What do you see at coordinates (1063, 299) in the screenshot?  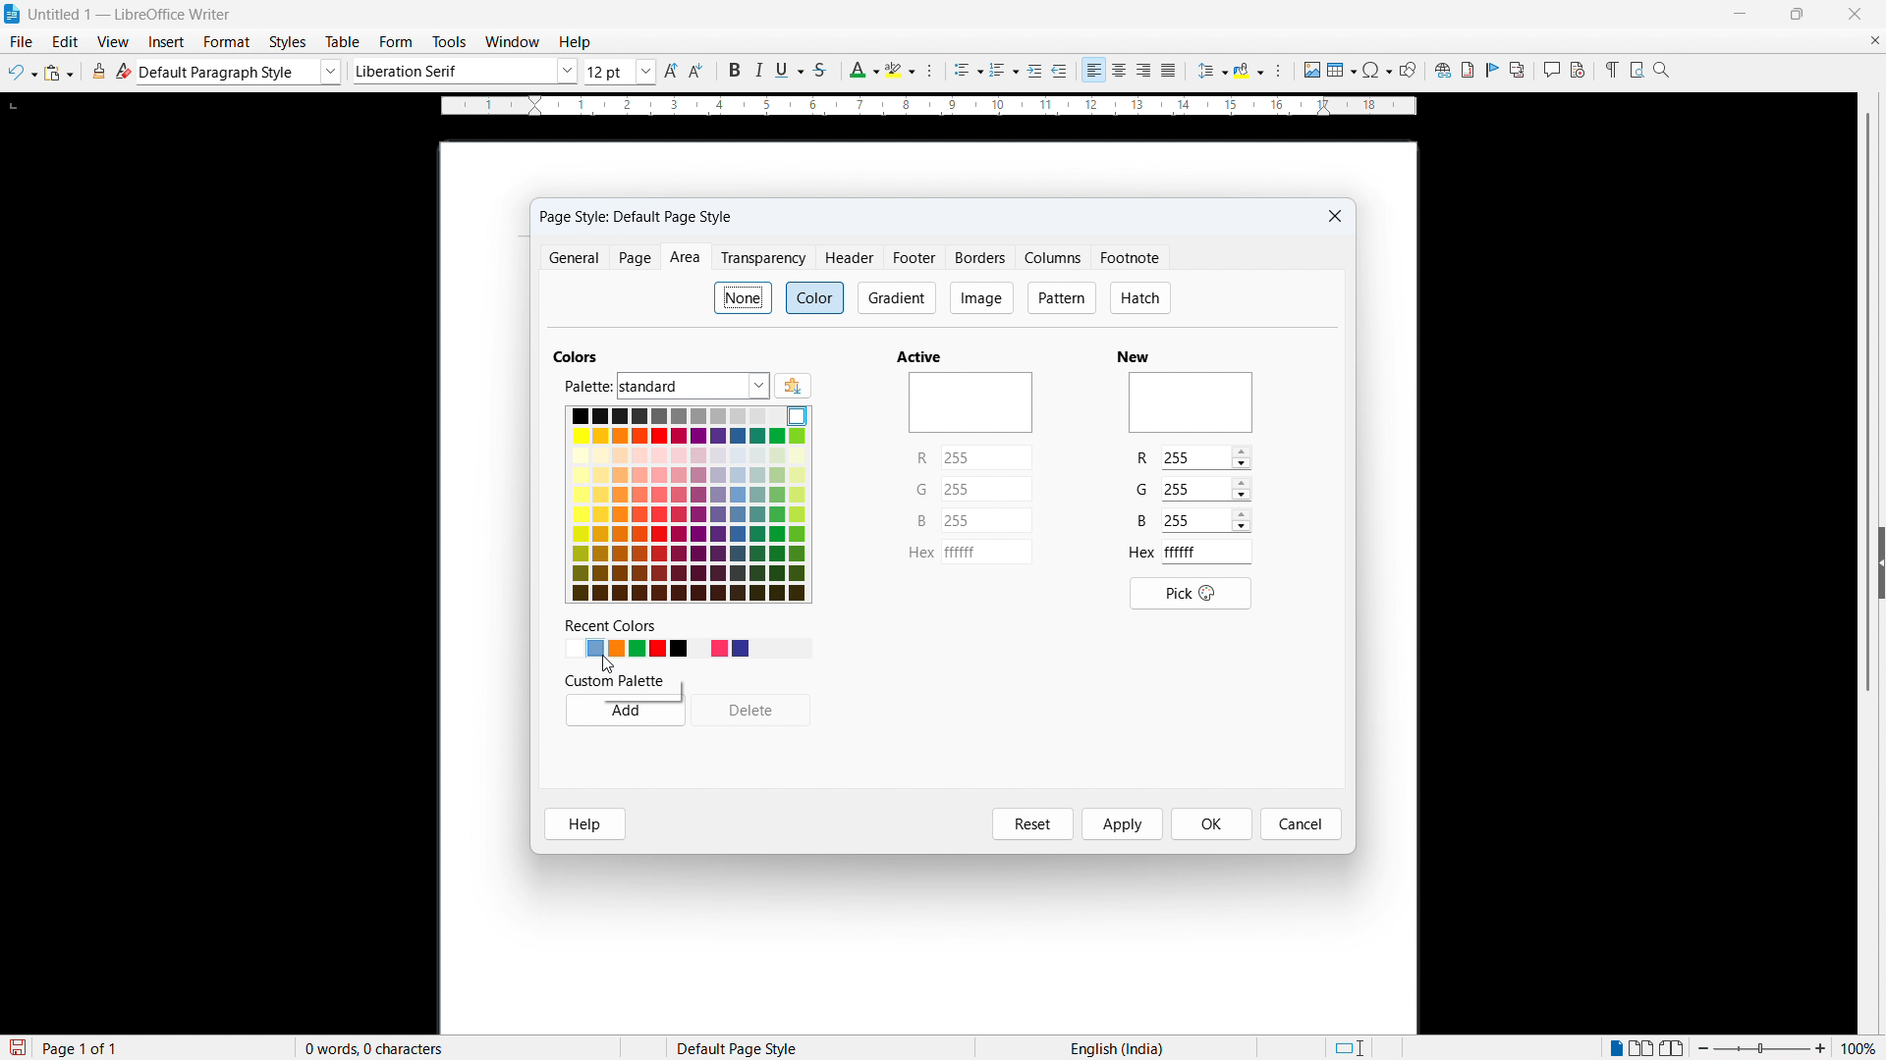 I see `pattern ` at bounding box center [1063, 299].